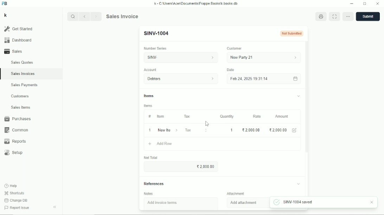  I want to click on Feb 24, 2025 19:31:14, so click(264, 79).